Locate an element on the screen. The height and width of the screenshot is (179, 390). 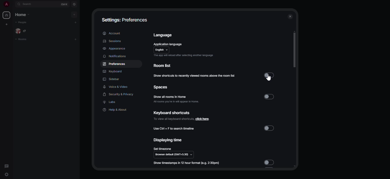
account is located at coordinates (112, 33).